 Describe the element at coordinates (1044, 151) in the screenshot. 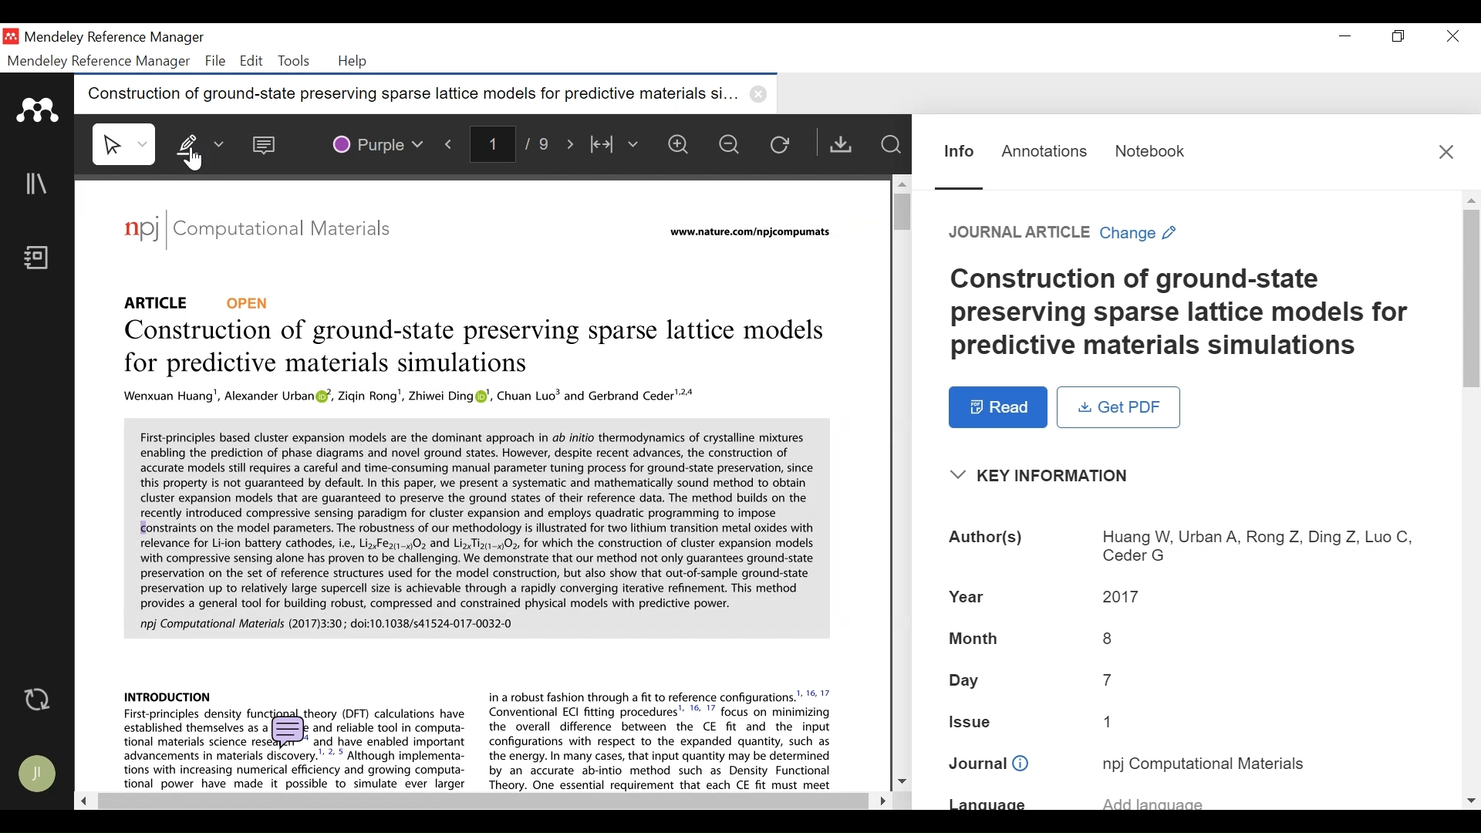

I see `Annotation` at that location.